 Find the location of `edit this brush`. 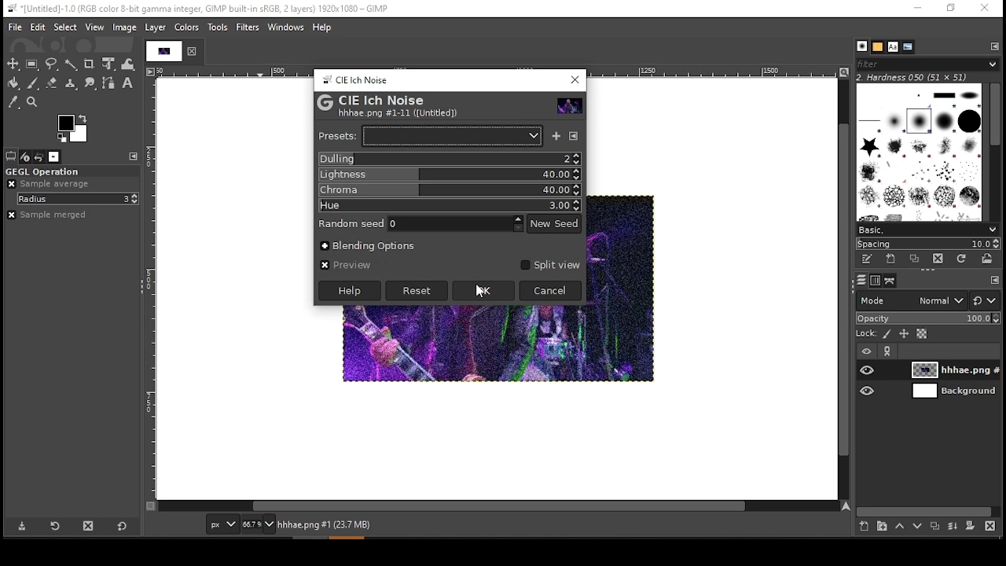

edit this brush is located at coordinates (870, 261).